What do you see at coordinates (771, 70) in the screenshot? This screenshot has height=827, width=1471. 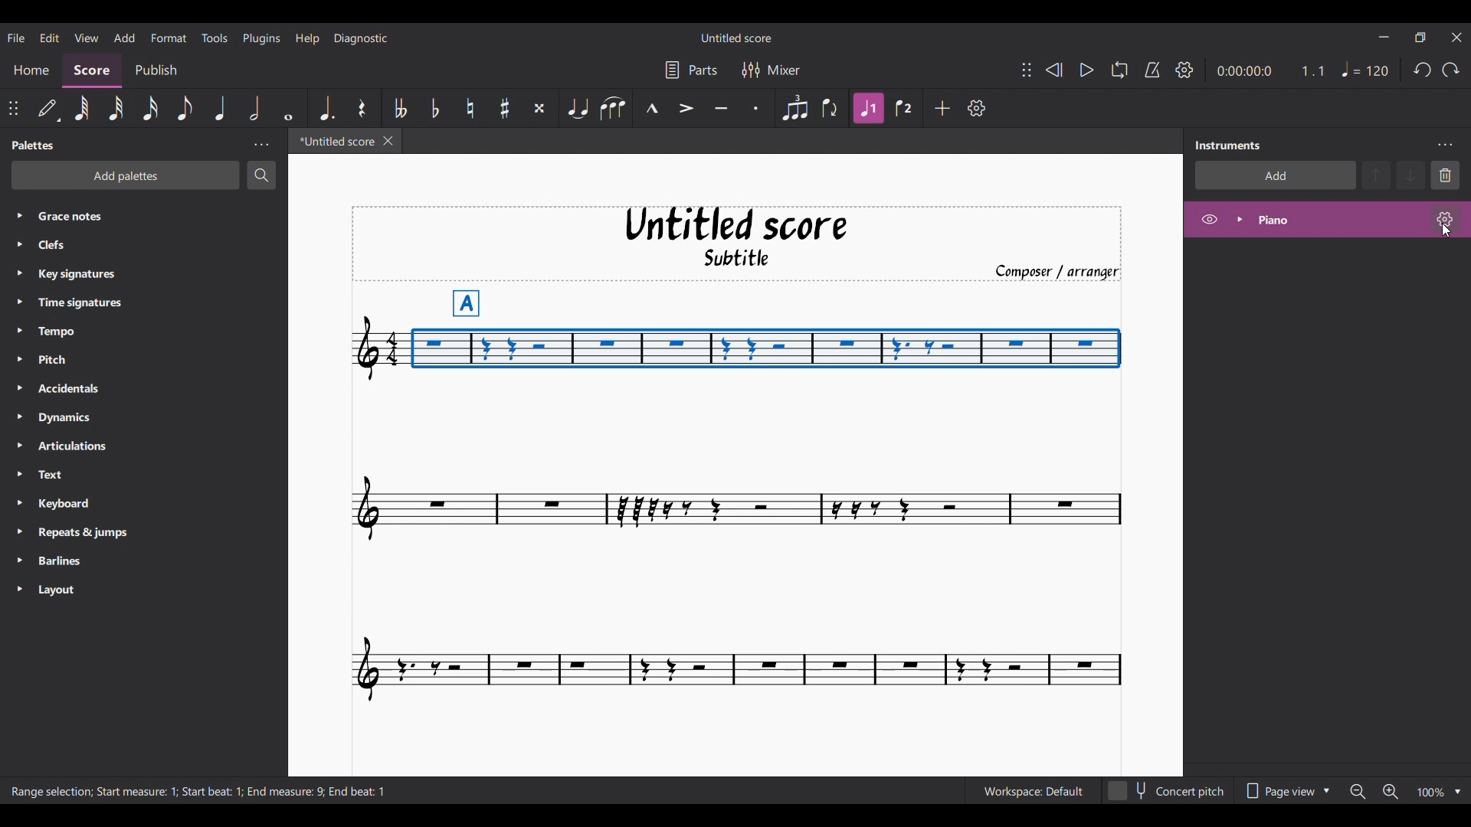 I see `Mixer settings` at bounding box center [771, 70].